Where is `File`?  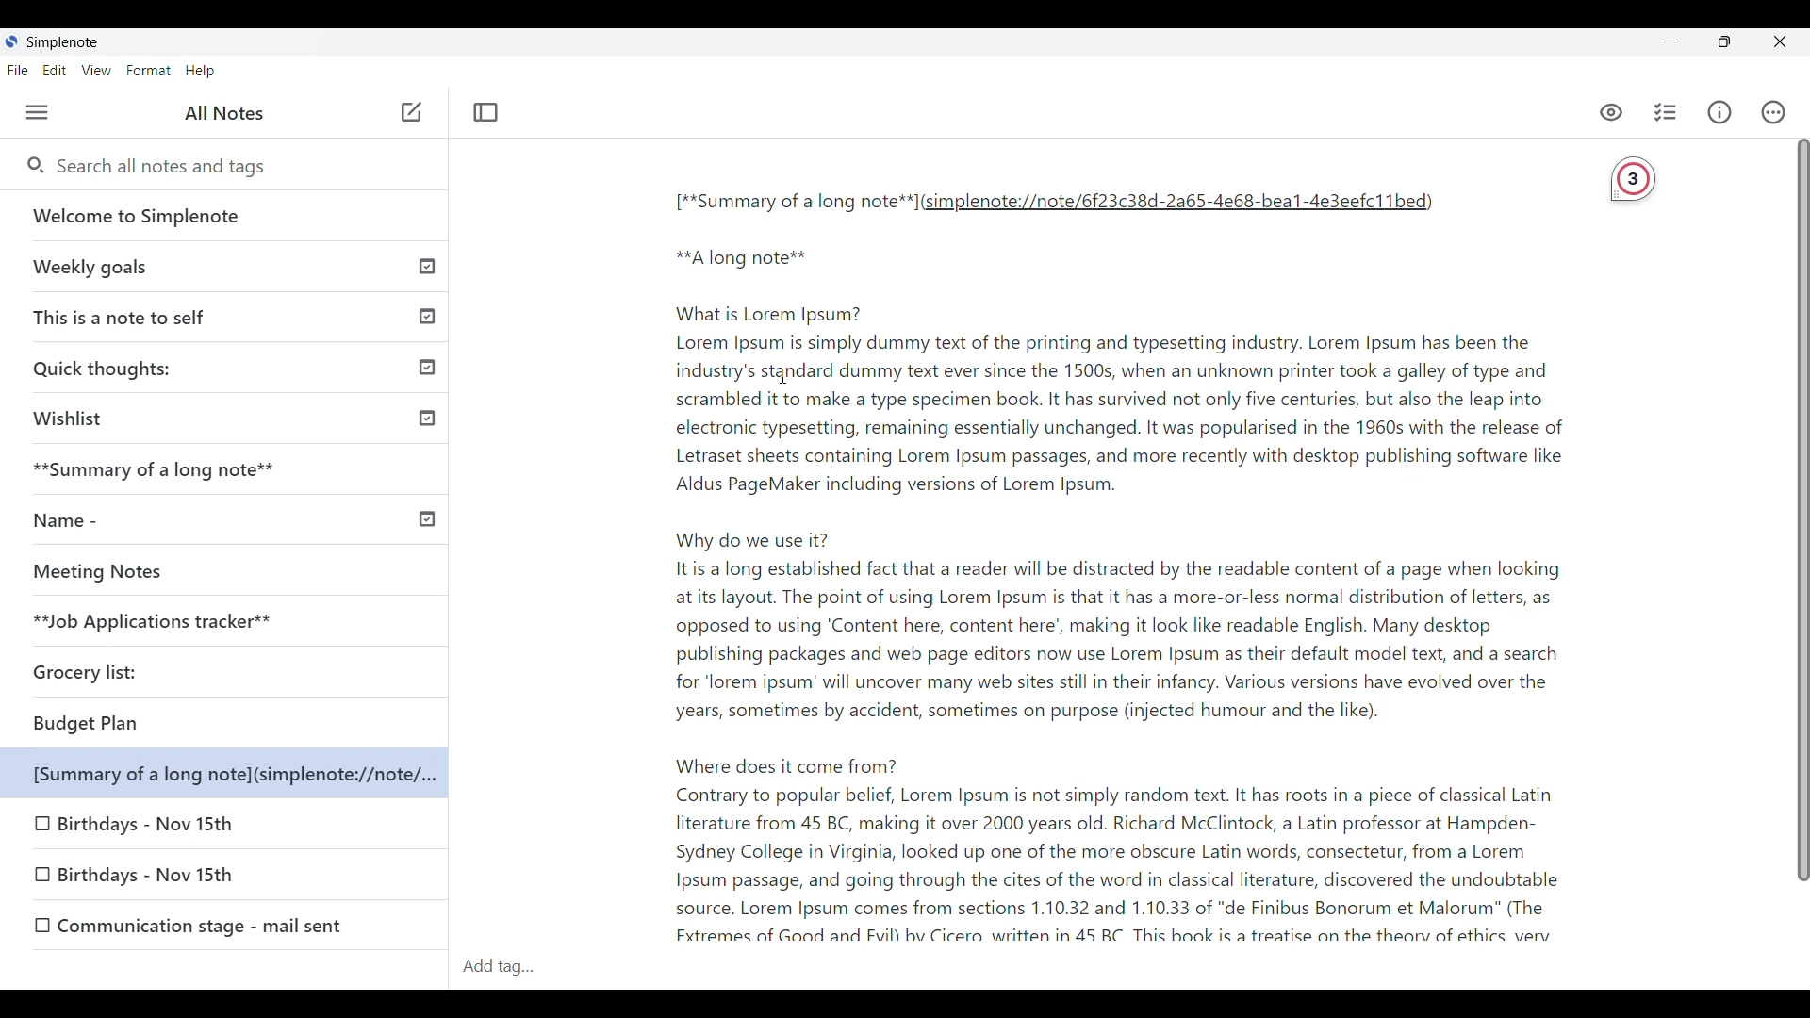
File is located at coordinates (18, 70).